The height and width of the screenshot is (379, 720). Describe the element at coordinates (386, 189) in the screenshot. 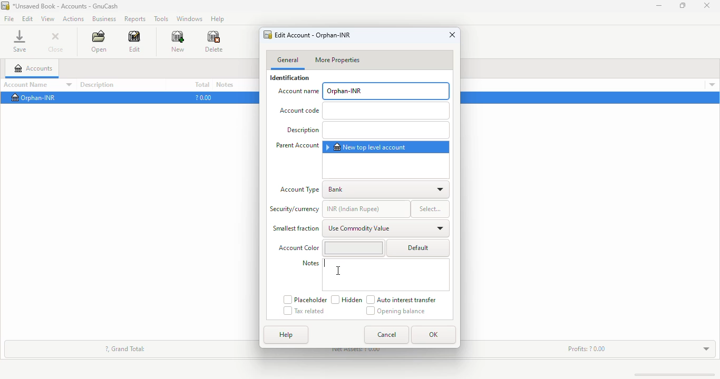

I see `bank` at that location.